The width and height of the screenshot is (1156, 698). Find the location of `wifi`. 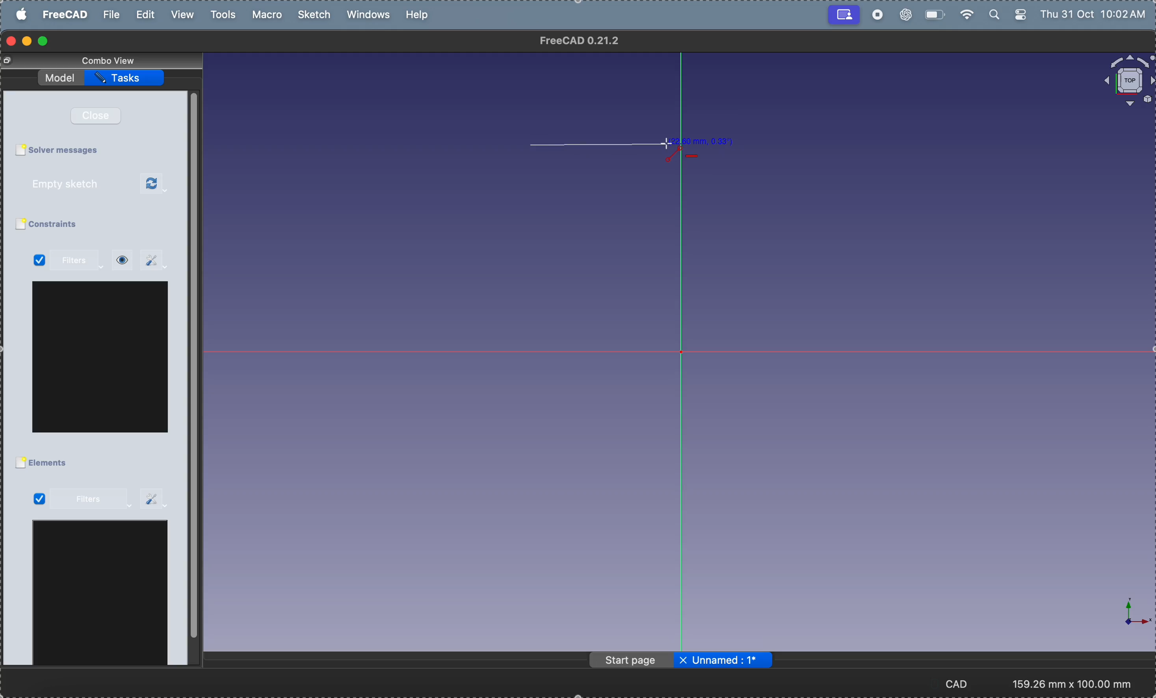

wifi is located at coordinates (965, 15).